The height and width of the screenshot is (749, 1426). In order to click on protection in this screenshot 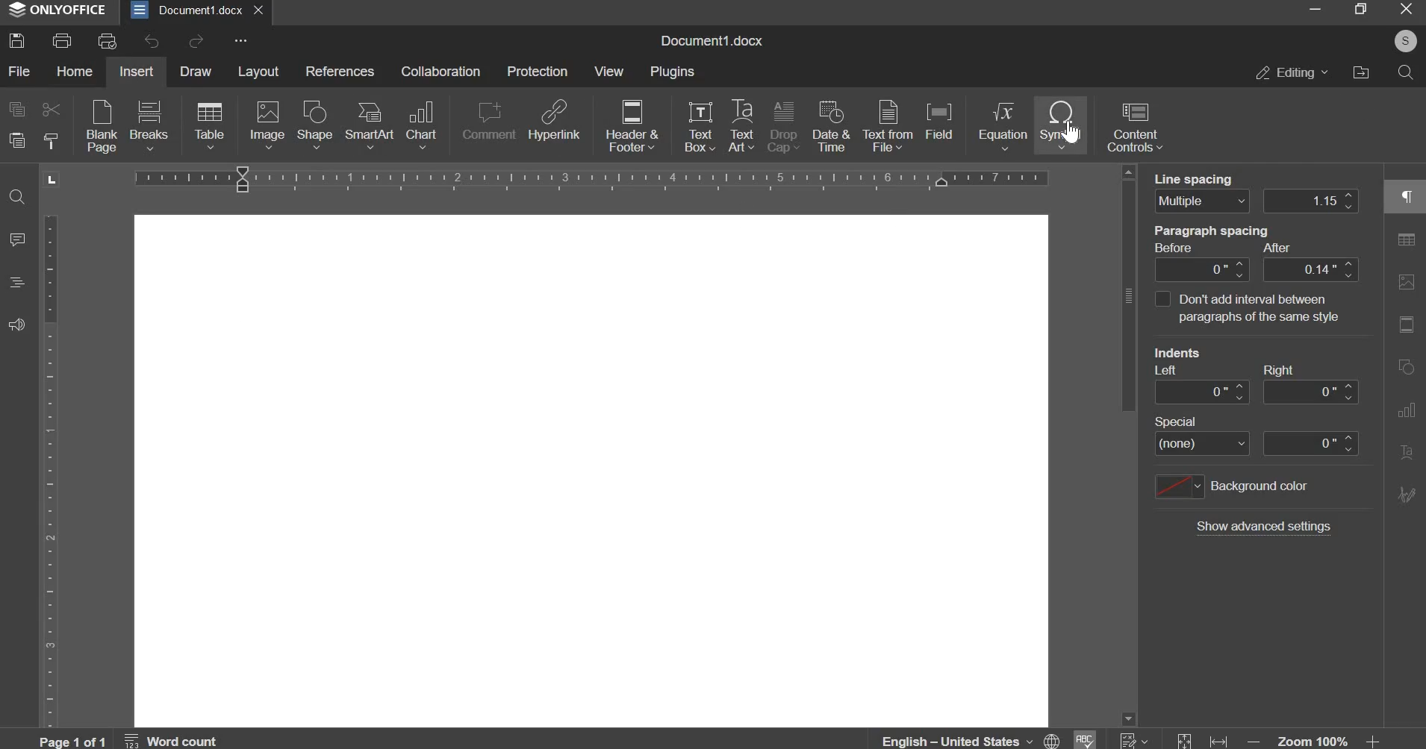, I will do `click(537, 71)`.